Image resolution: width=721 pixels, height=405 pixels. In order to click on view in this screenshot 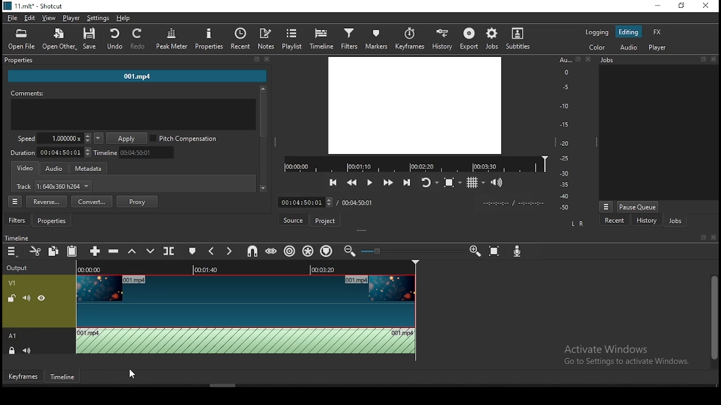, I will do `click(49, 18)`.